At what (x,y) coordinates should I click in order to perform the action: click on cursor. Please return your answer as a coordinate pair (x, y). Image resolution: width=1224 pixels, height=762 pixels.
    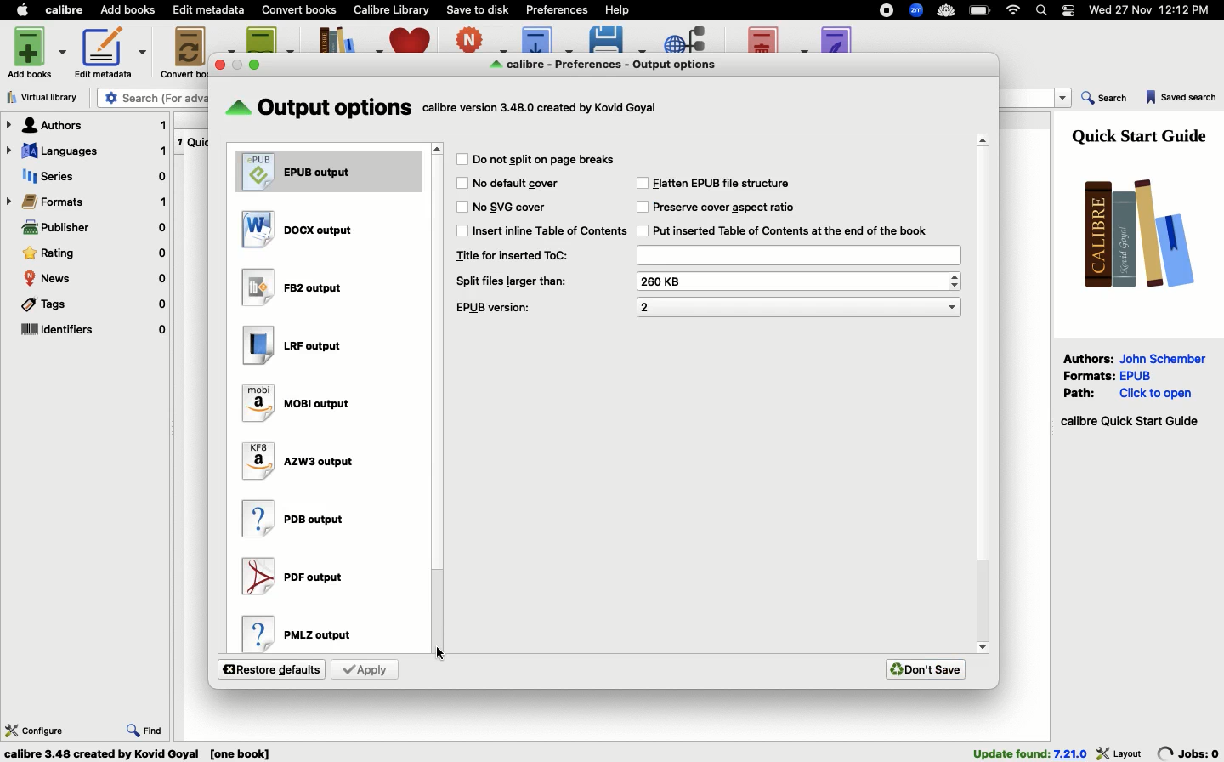
    Looking at the image, I should click on (441, 653).